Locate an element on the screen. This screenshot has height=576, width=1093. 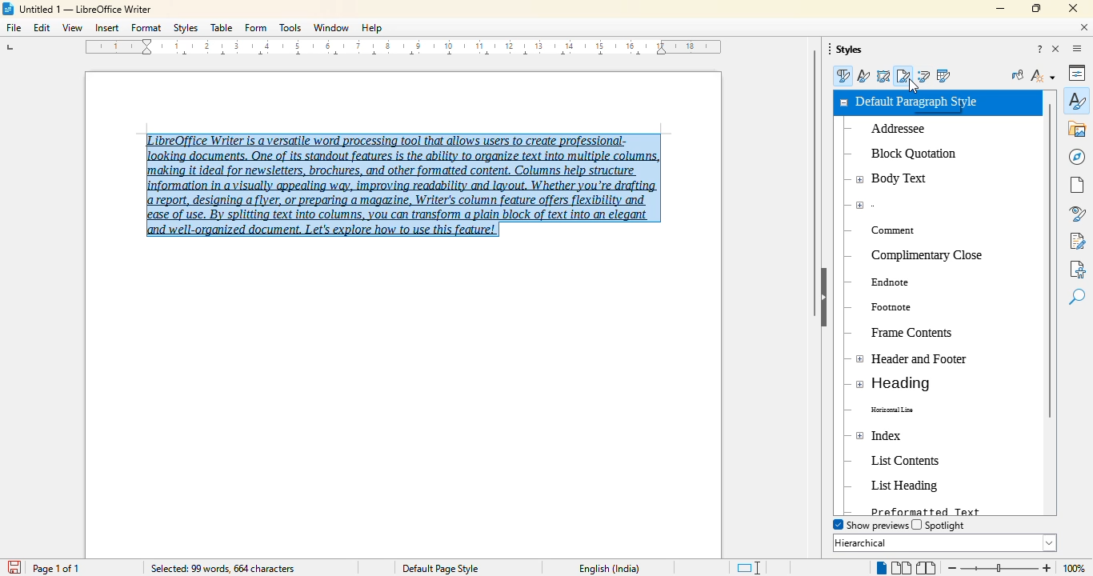
sidebar settings is located at coordinates (1077, 49).